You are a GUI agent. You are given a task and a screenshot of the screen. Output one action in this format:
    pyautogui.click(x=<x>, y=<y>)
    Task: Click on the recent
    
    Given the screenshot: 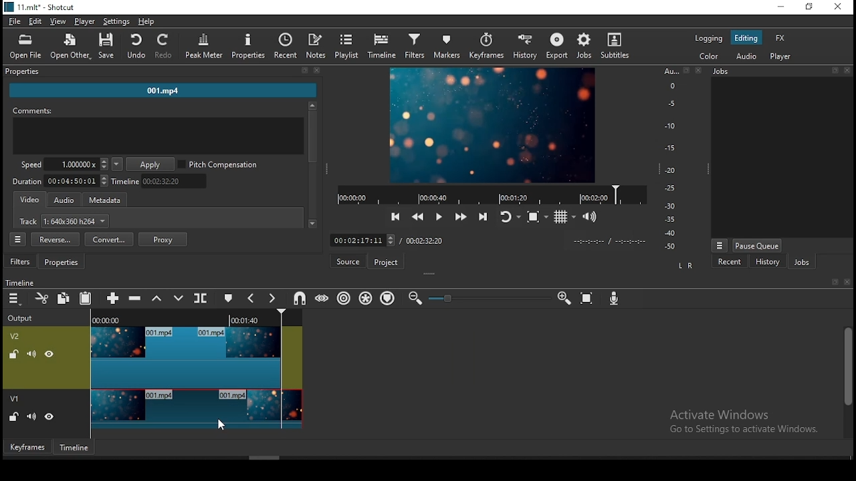 What is the action you would take?
    pyautogui.click(x=731, y=263)
    